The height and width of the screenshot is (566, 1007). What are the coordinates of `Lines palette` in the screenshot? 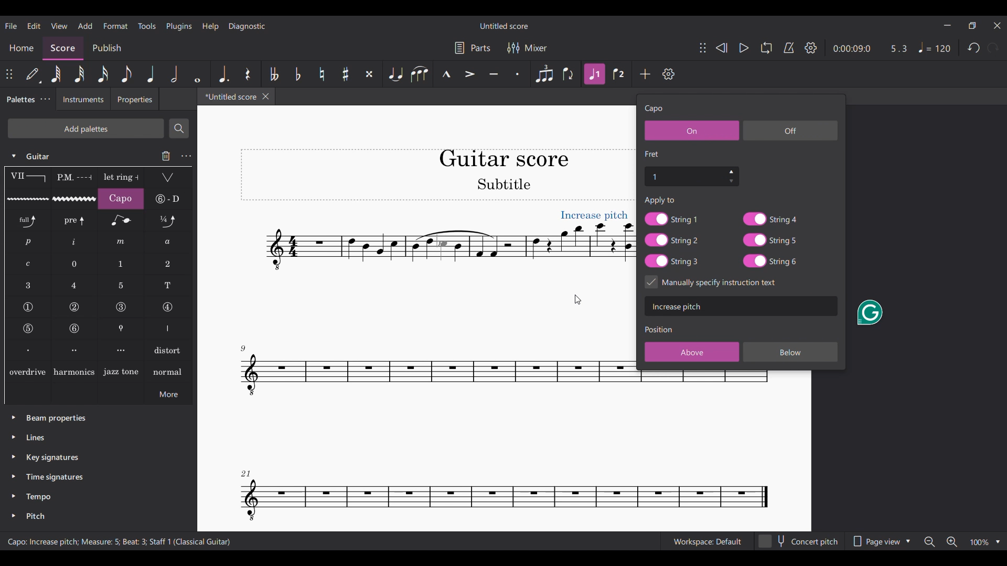 It's located at (36, 437).